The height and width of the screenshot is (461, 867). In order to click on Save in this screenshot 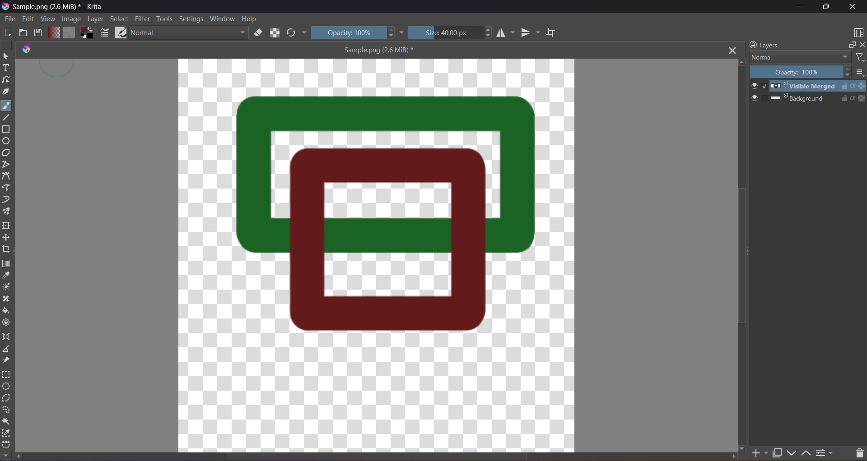, I will do `click(38, 33)`.